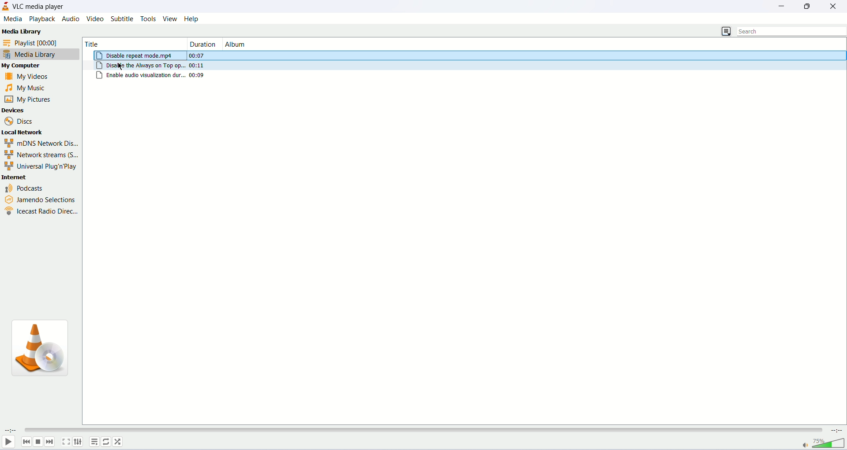  I want to click on 00:11, so click(196, 65).